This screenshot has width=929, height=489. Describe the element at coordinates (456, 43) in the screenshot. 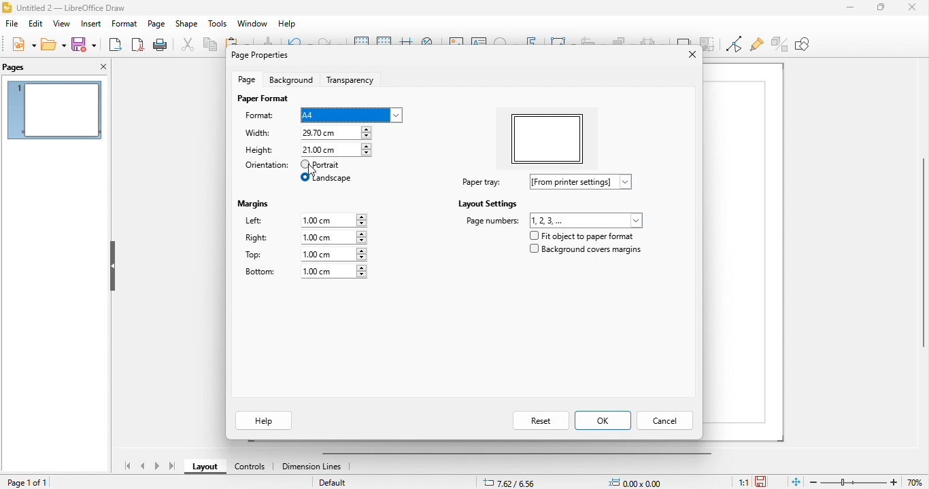

I see `image` at that location.